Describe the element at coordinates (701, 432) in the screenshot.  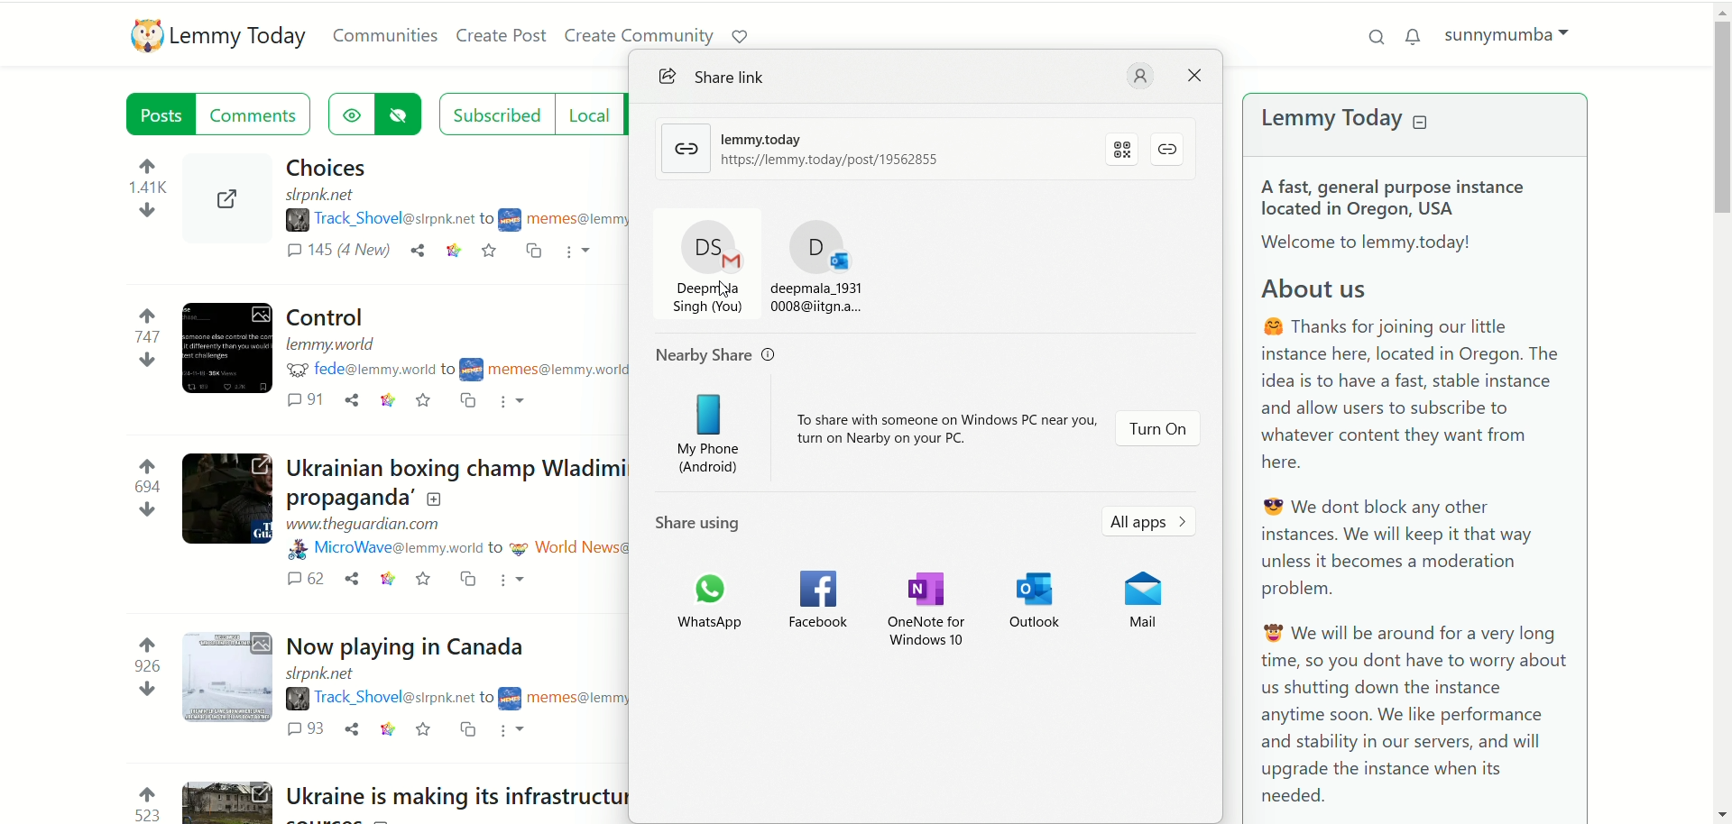
I see `my phone` at that location.